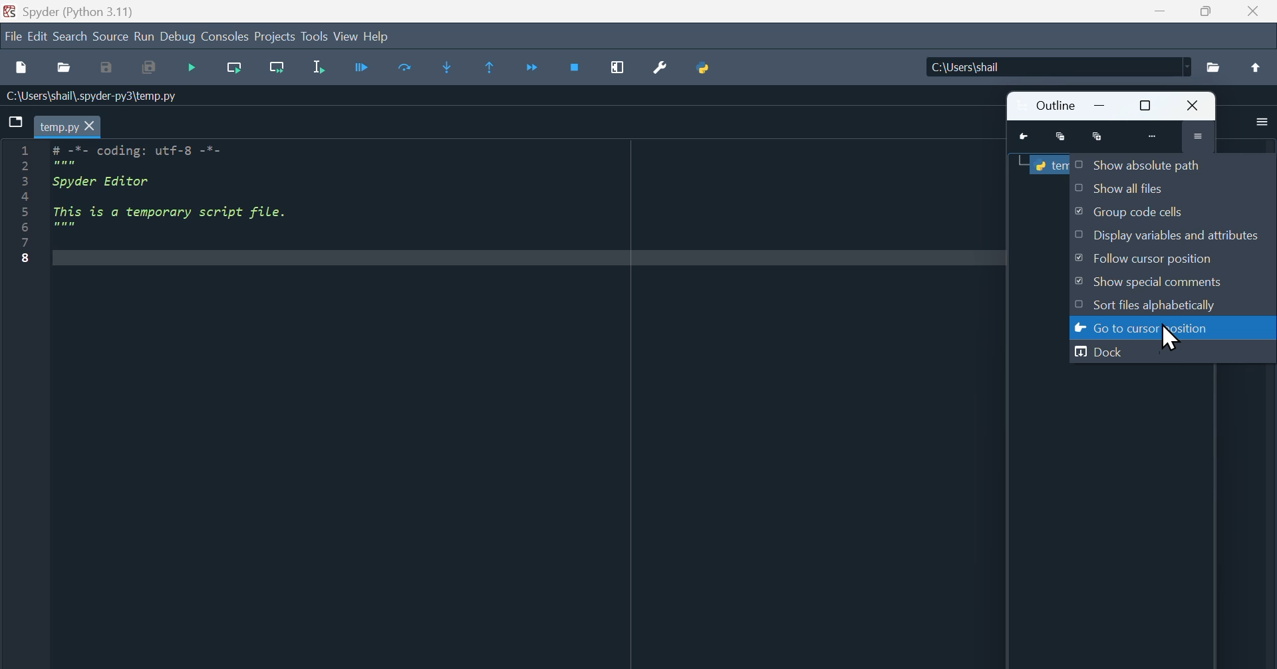 This screenshot has width=1277, height=669. What do you see at coordinates (1197, 135) in the screenshot?
I see `More options` at bounding box center [1197, 135].